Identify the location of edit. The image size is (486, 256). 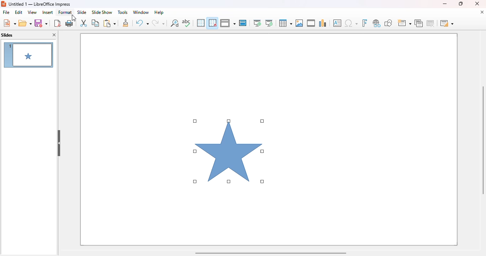
(19, 12).